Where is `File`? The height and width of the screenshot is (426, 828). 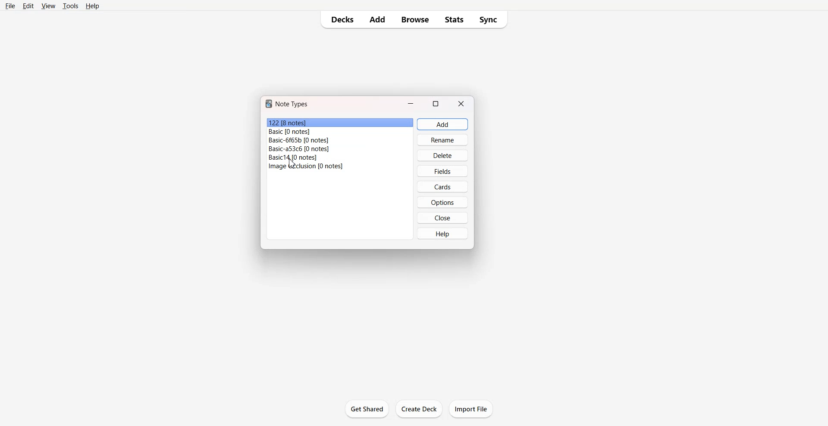 File is located at coordinates (339, 167).